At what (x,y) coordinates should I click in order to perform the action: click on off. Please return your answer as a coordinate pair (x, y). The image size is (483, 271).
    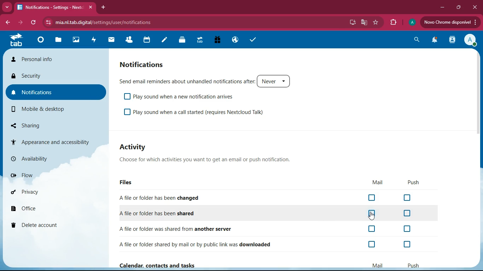
    Looking at the image, I should click on (408, 245).